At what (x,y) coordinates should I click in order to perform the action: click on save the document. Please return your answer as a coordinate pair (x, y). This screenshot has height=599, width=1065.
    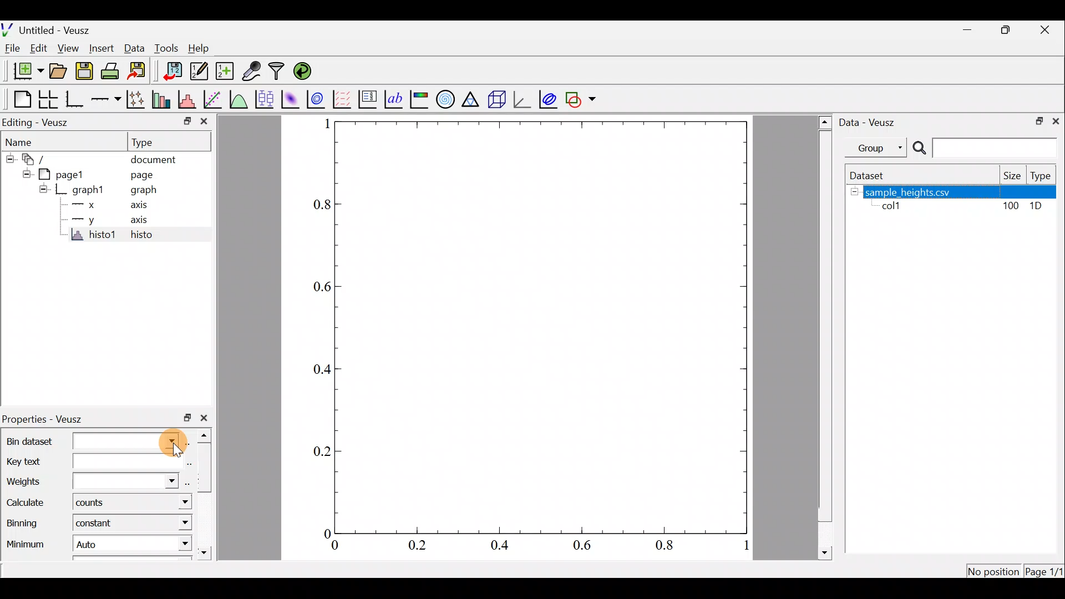
    Looking at the image, I should click on (84, 72).